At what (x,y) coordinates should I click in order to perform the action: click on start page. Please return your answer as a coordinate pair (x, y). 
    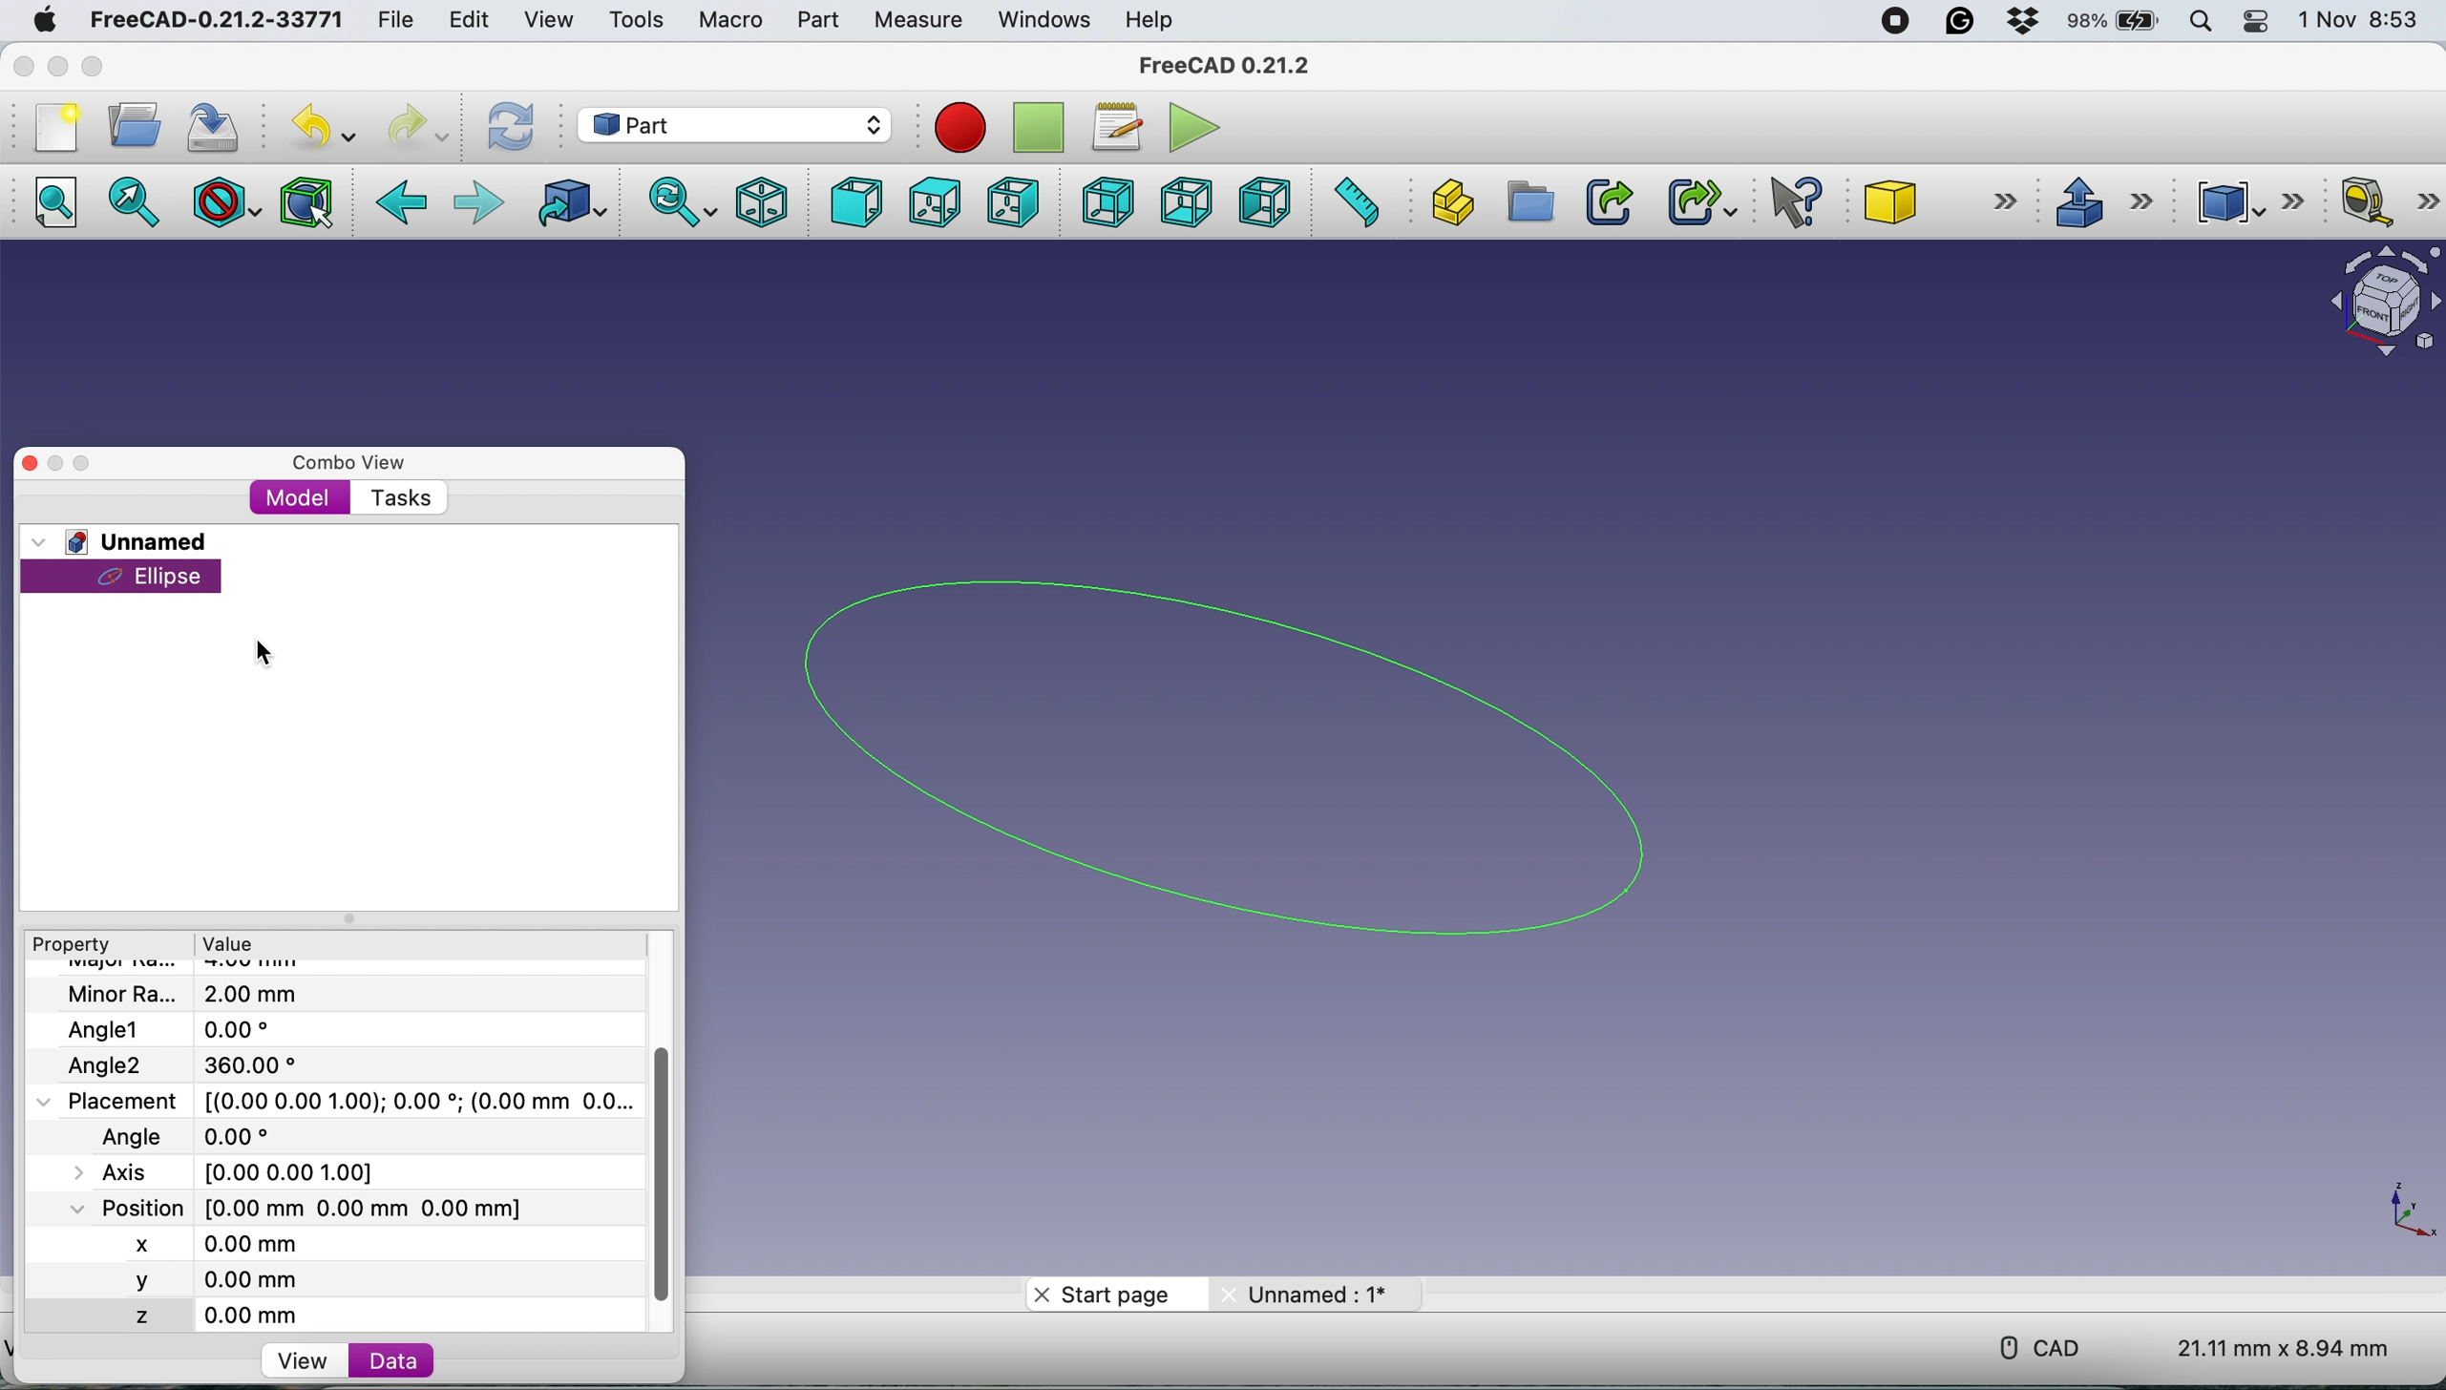
    Looking at the image, I should click on (1108, 1294).